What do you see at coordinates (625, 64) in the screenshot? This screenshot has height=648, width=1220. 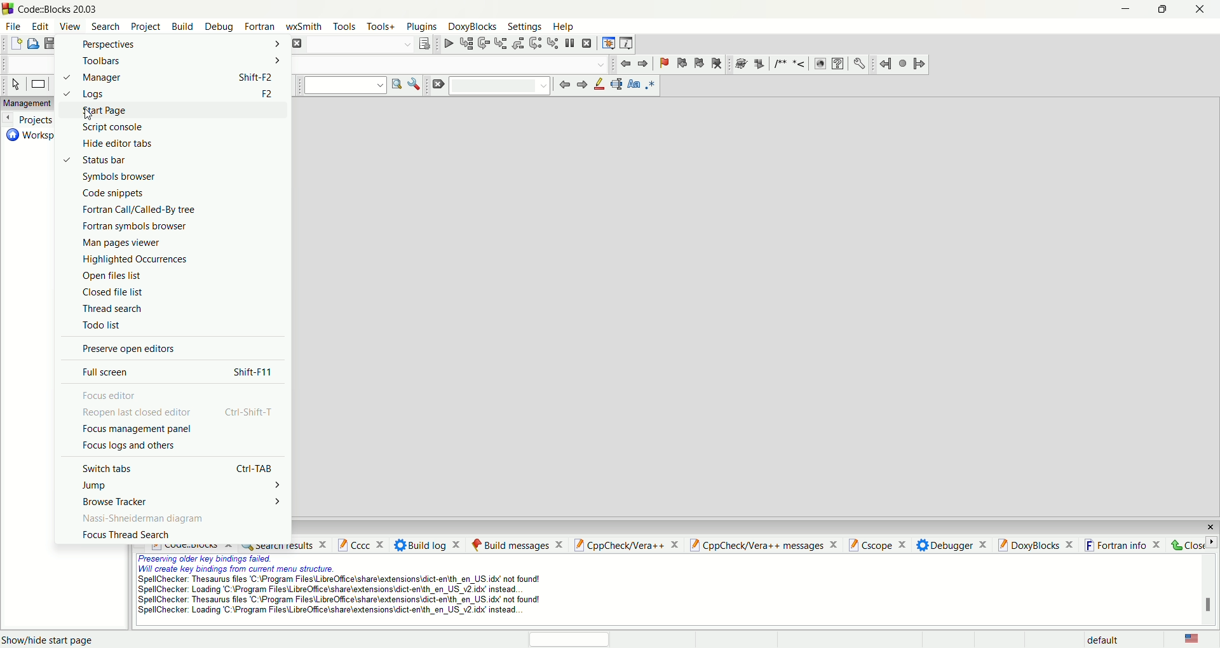 I see `jump back` at bounding box center [625, 64].